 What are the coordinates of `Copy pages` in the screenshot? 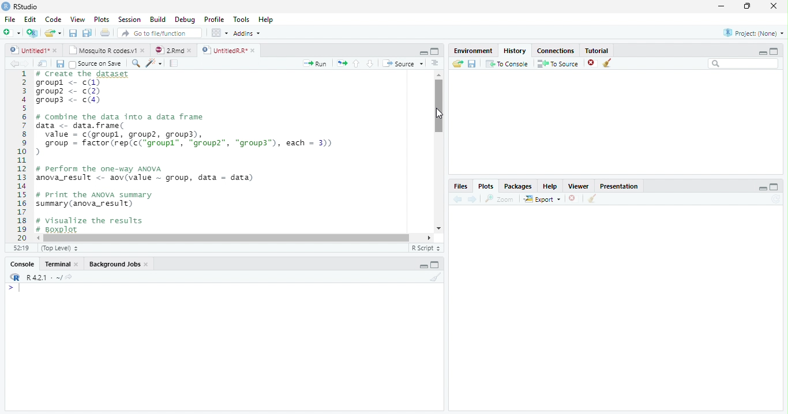 It's located at (340, 63).